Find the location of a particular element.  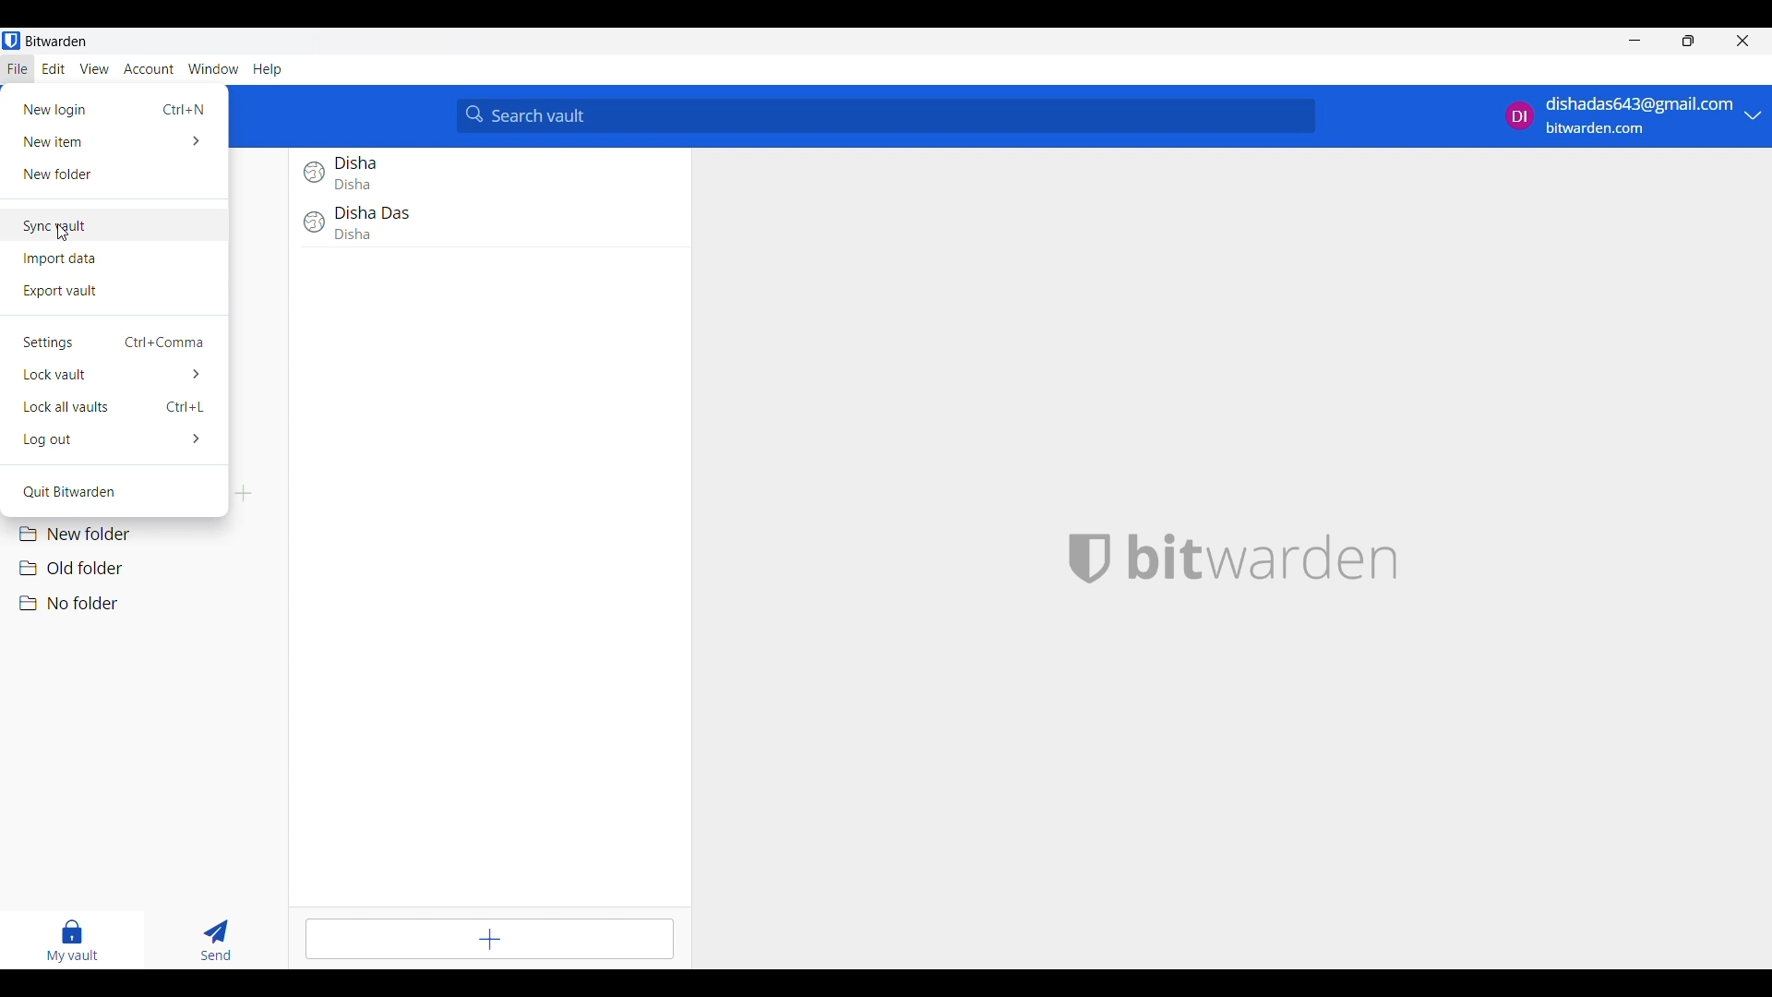

Help menu is located at coordinates (268, 70).